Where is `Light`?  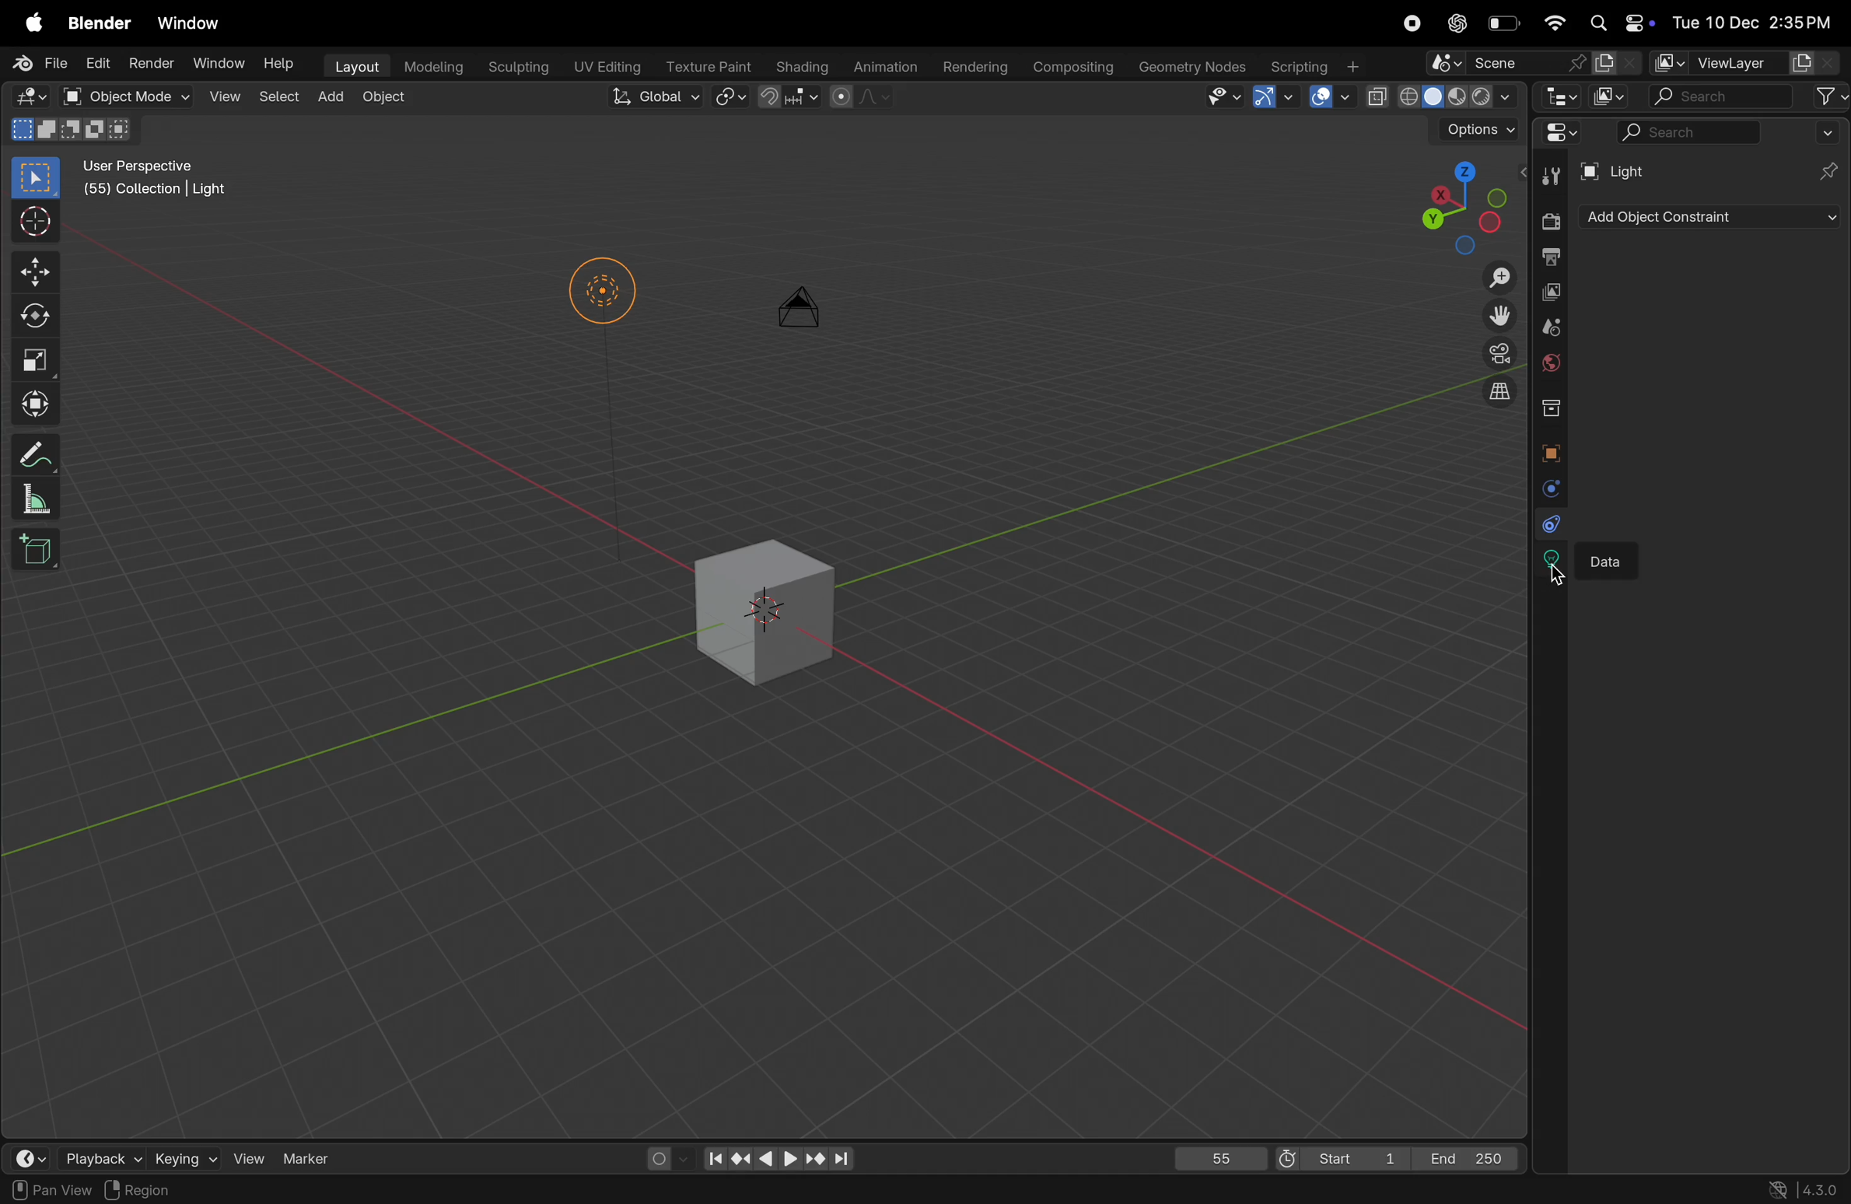
Light is located at coordinates (1622, 170).